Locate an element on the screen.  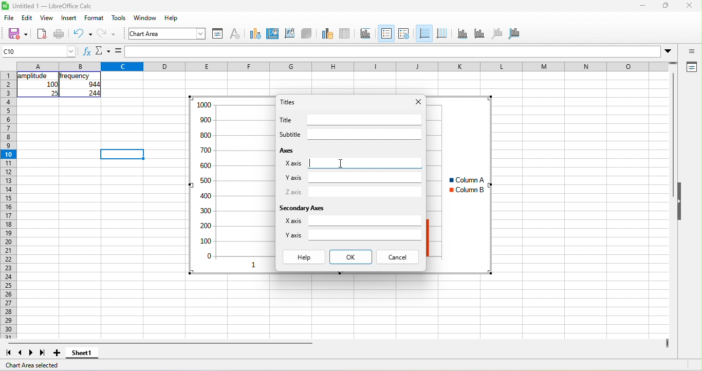
Y axis is located at coordinates (293, 235).